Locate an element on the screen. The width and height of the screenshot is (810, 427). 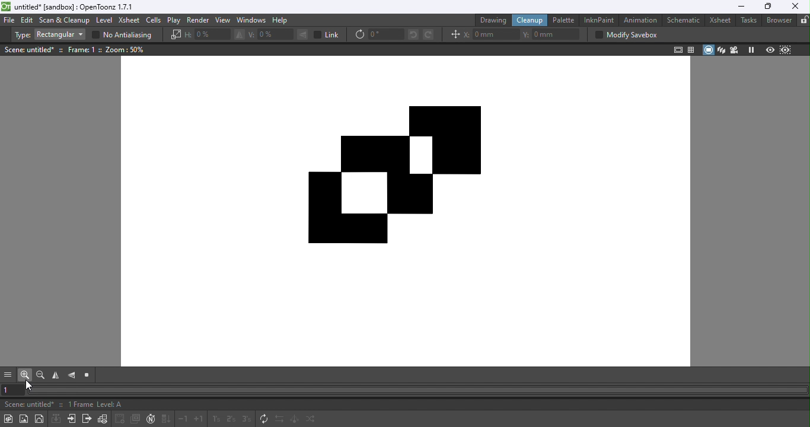
3D view is located at coordinates (722, 49).